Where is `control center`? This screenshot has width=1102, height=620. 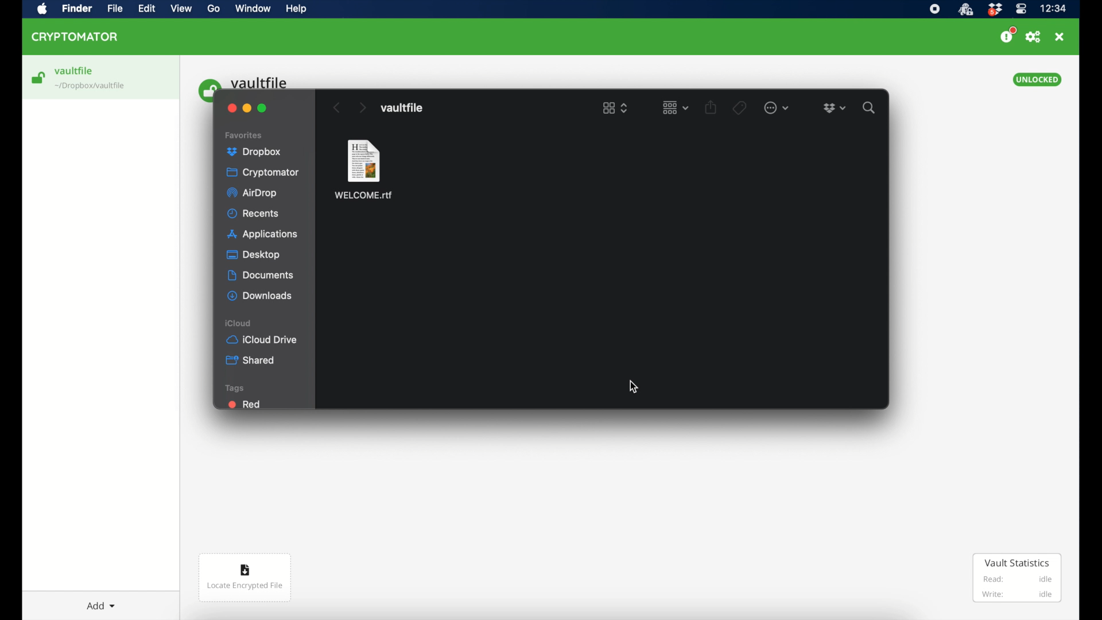
control center is located at coordinates (1020, 9).